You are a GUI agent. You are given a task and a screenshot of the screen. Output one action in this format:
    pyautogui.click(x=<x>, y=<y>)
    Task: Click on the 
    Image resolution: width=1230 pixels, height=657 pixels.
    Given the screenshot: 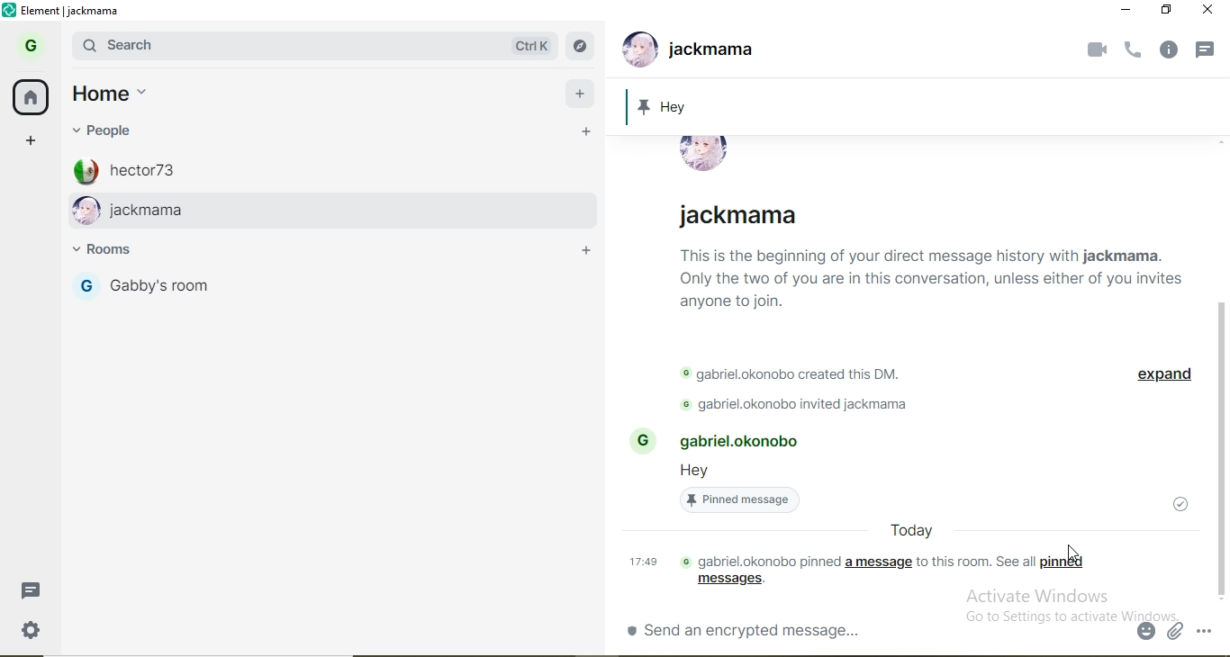 What is the action you would take?
    pyautogui.click(x=641, y=441)
    